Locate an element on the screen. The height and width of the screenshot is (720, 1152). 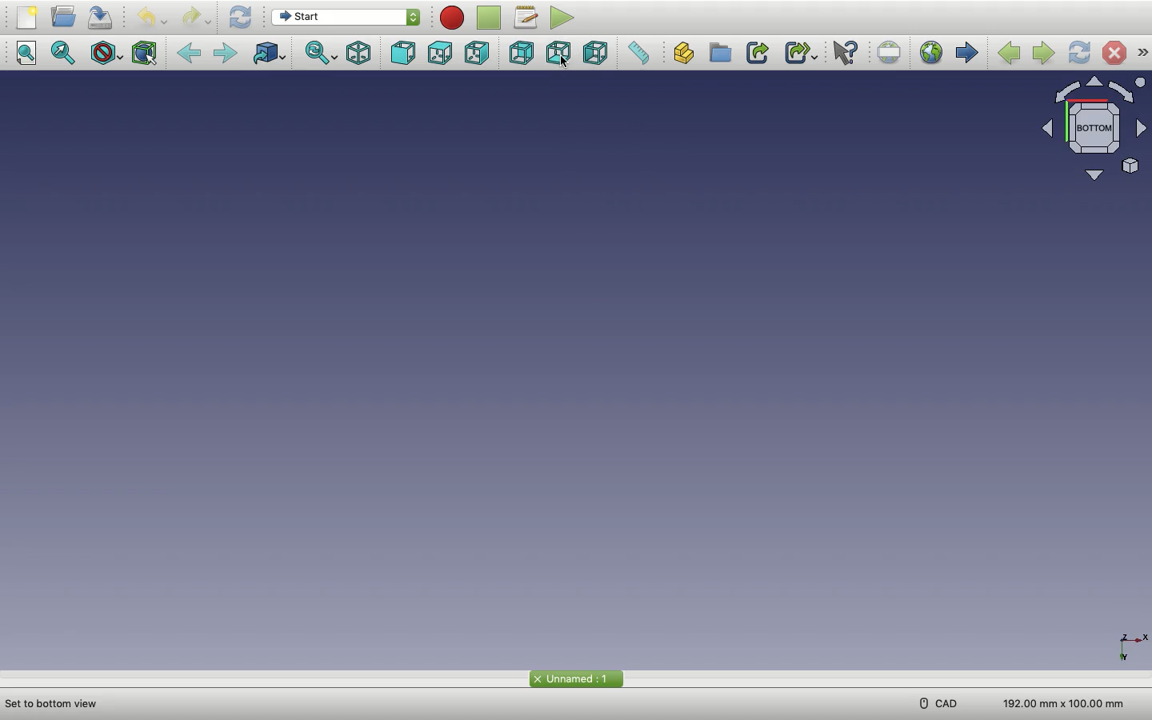
Back  is located at coordinates (192, 54).